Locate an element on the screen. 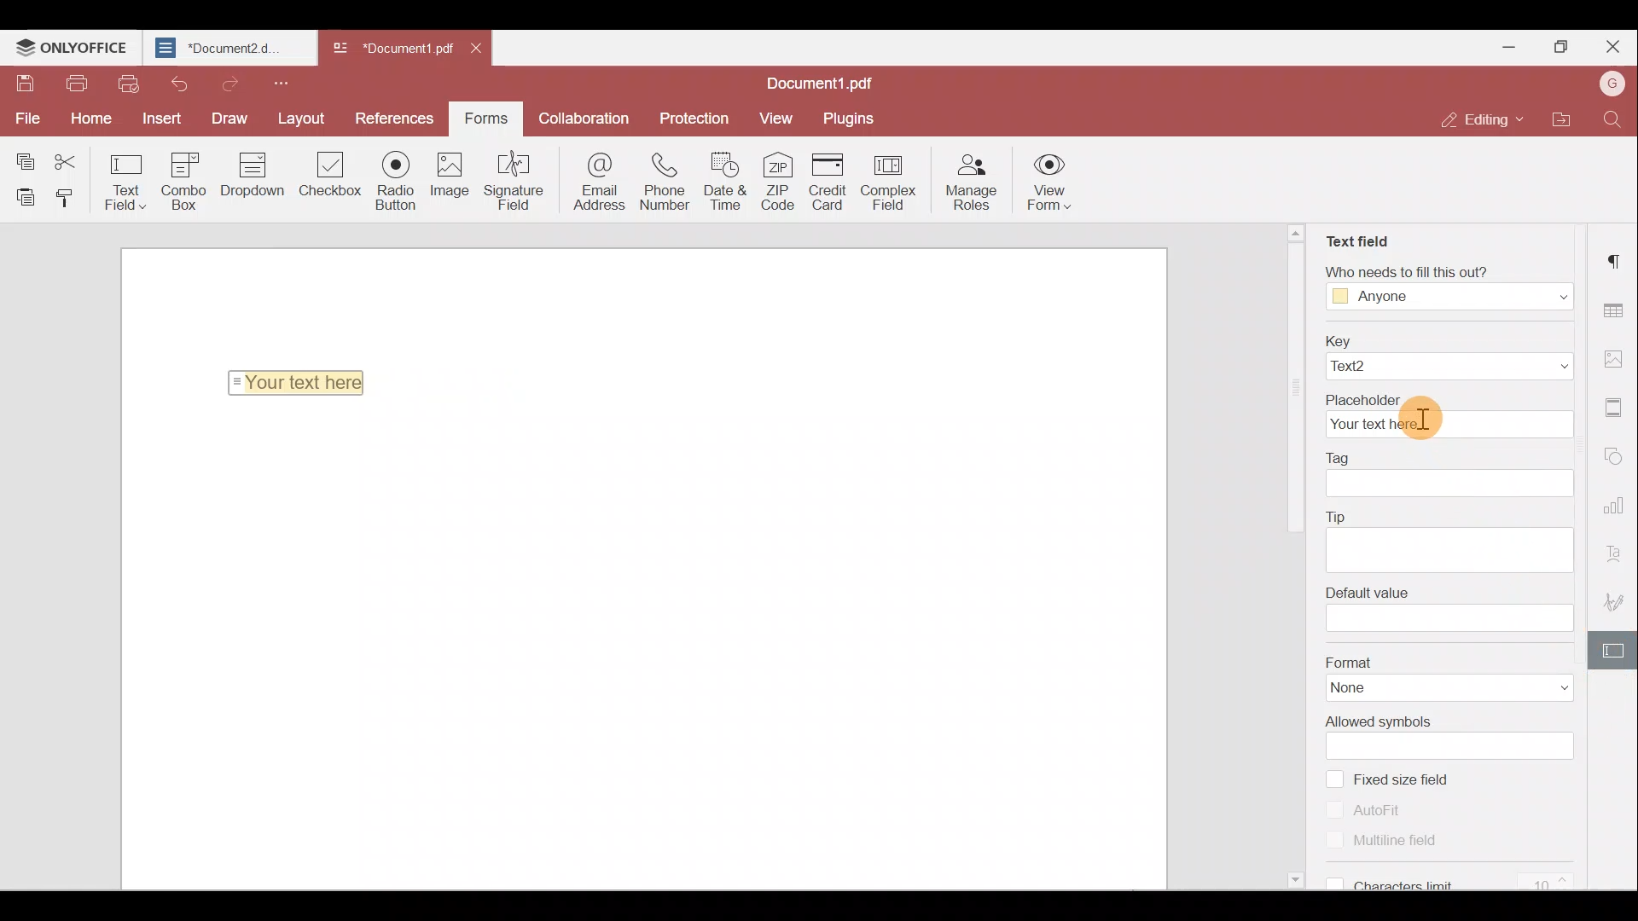 This screenshot has height=921, width=1638. Print file is located at coordinates (75, 84).